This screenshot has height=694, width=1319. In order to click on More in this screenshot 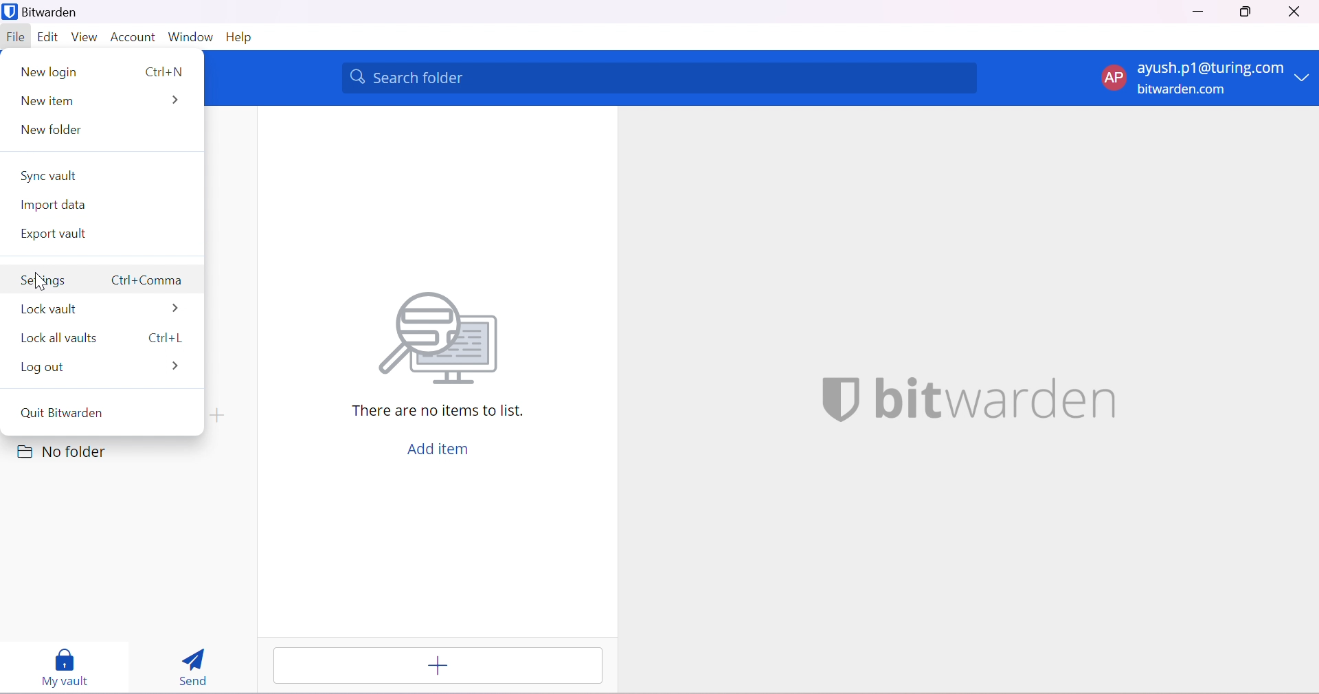, I will do `click(176, 311)`.